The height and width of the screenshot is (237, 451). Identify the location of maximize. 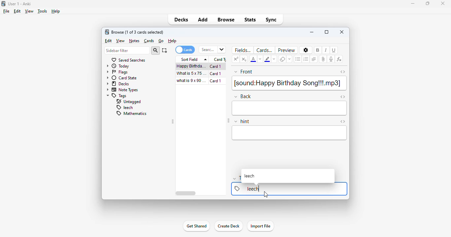
(428, 3).